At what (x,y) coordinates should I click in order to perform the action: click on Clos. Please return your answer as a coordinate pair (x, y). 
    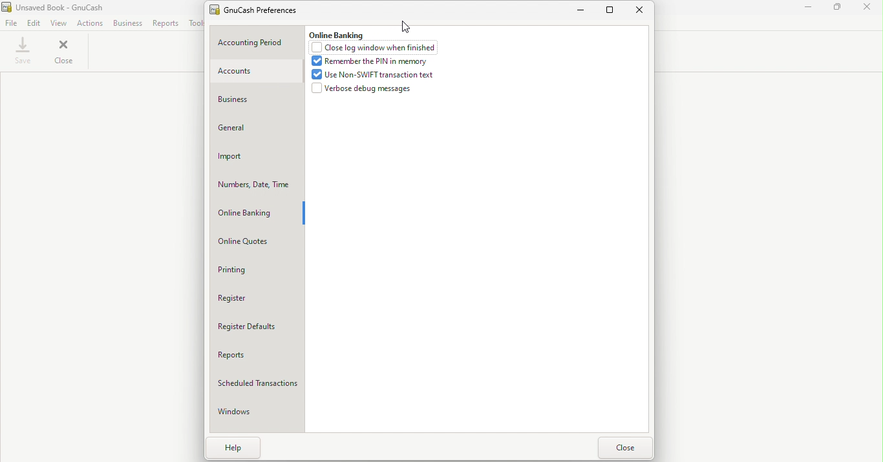
    Looking at the image, I should click on (624, 448).